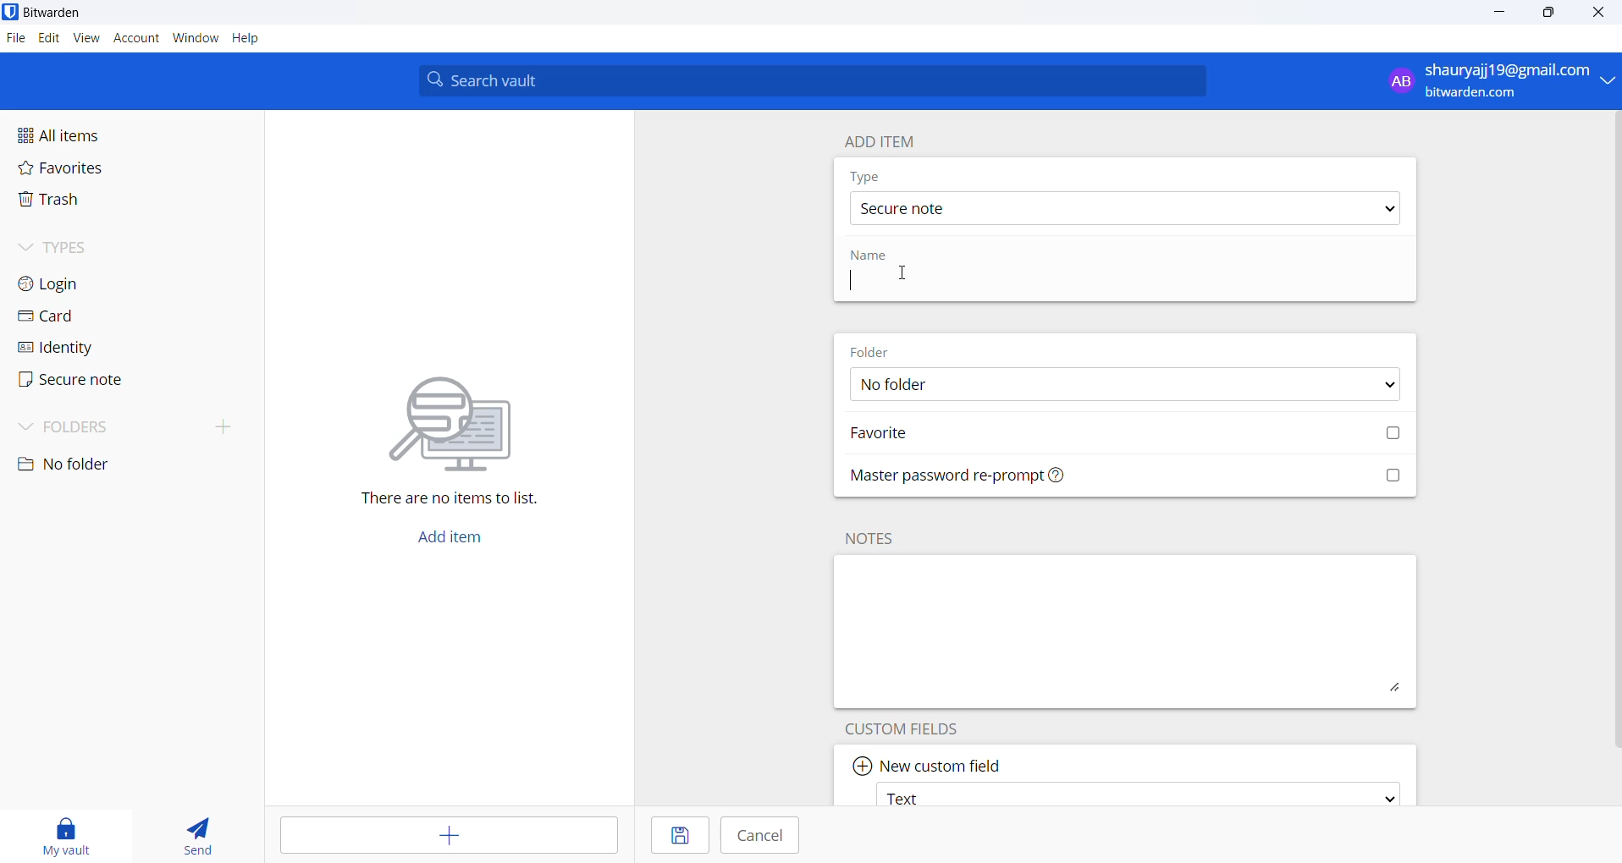 This screenshot has height=863, width=1622. What do you see at coordinates (1135, 794) in the screenshot?
I see `new field options` at bounding box center [1135, 794].